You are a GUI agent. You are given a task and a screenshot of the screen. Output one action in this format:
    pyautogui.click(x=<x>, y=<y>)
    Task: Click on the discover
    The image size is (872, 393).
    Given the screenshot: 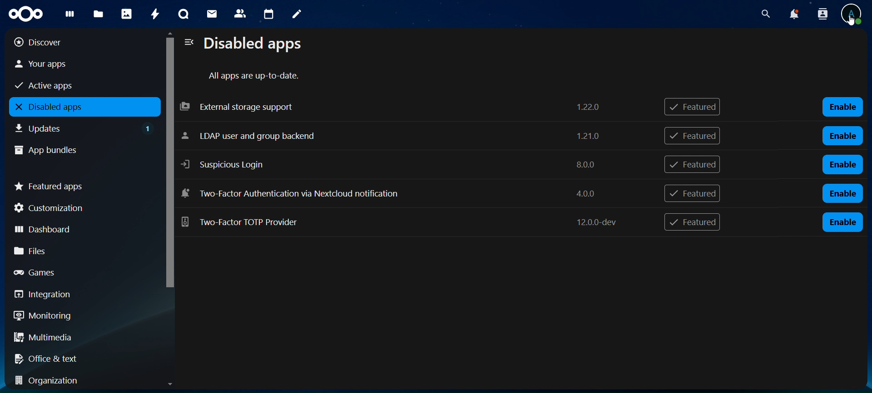 What is the action you would take?
    pyautogui.click(x=73, y=42)
    